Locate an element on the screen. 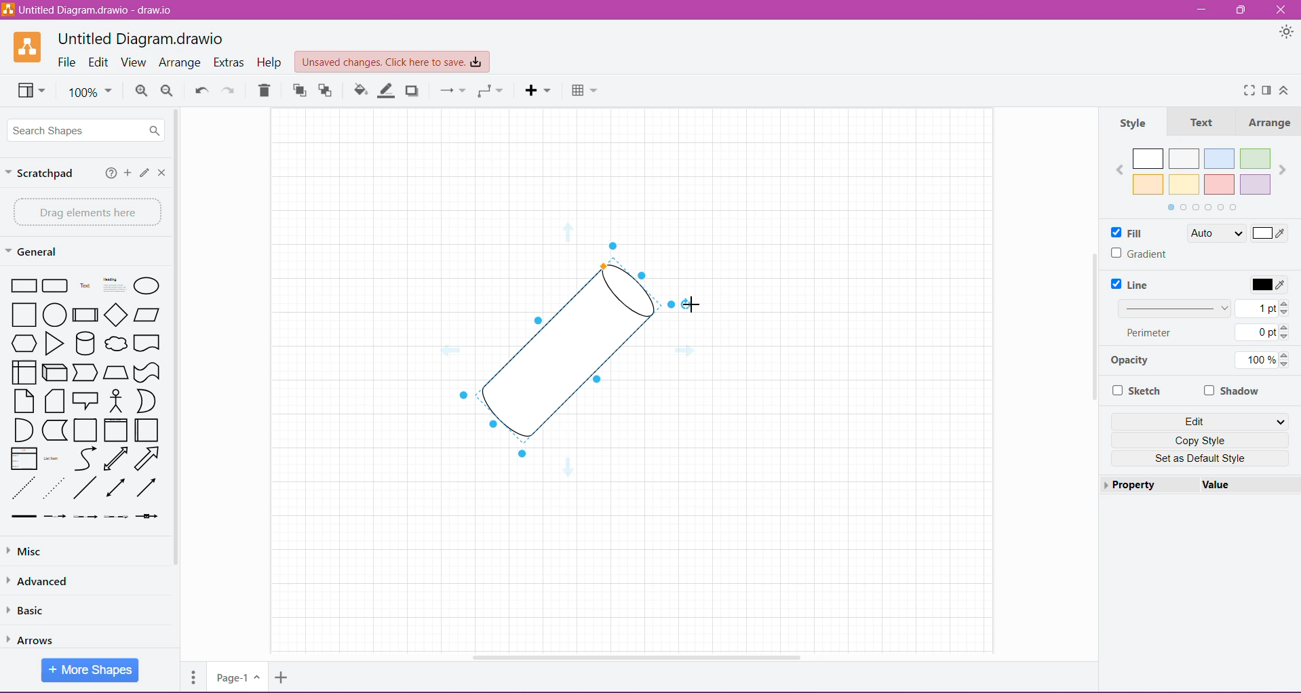 This screenshot has height=693, width=1301. Edit is located at coordinates (98, 62).